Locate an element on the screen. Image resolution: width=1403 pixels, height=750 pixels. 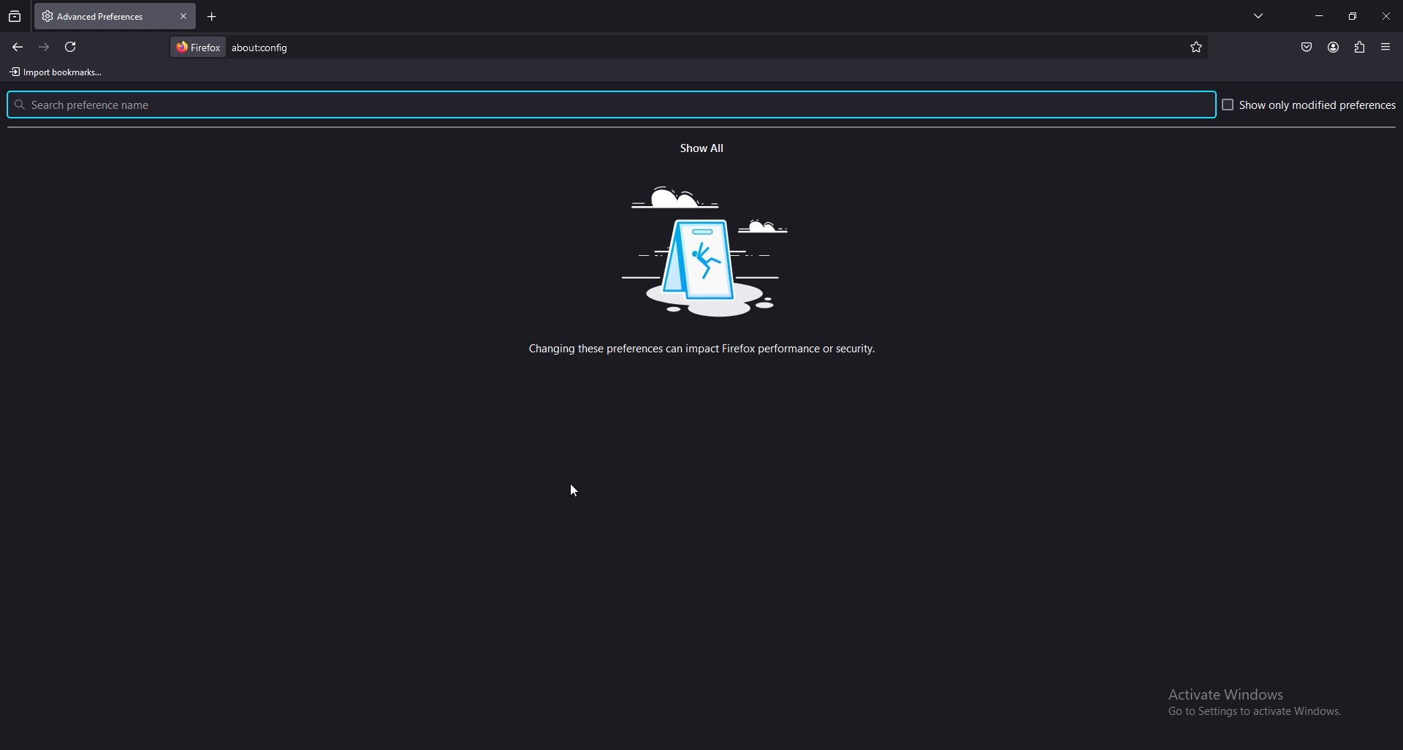
new tab is located at coordinates (214, 17).